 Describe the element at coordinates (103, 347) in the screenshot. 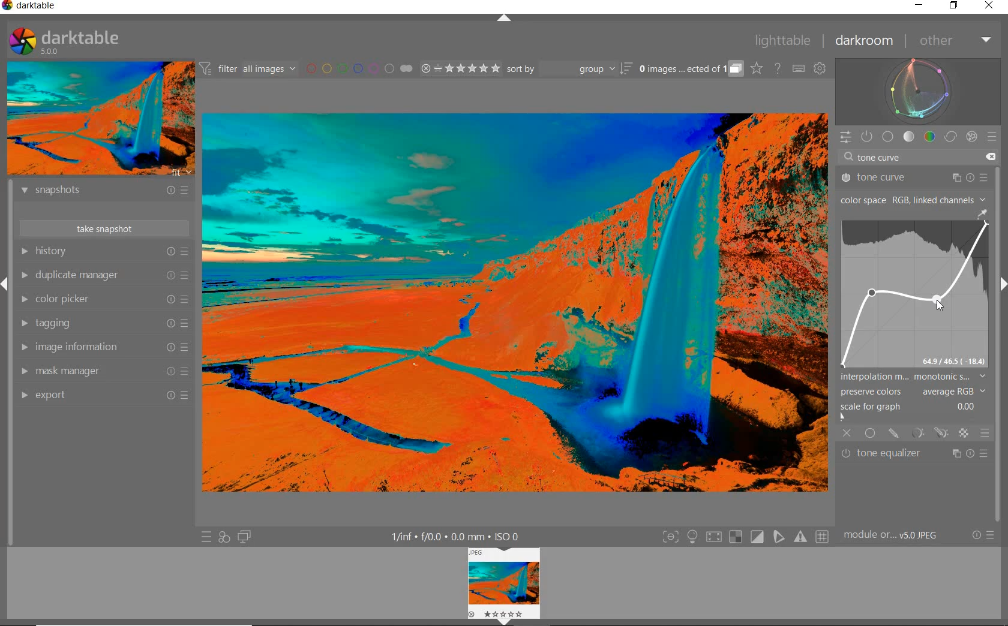

I see `image information` at that location.